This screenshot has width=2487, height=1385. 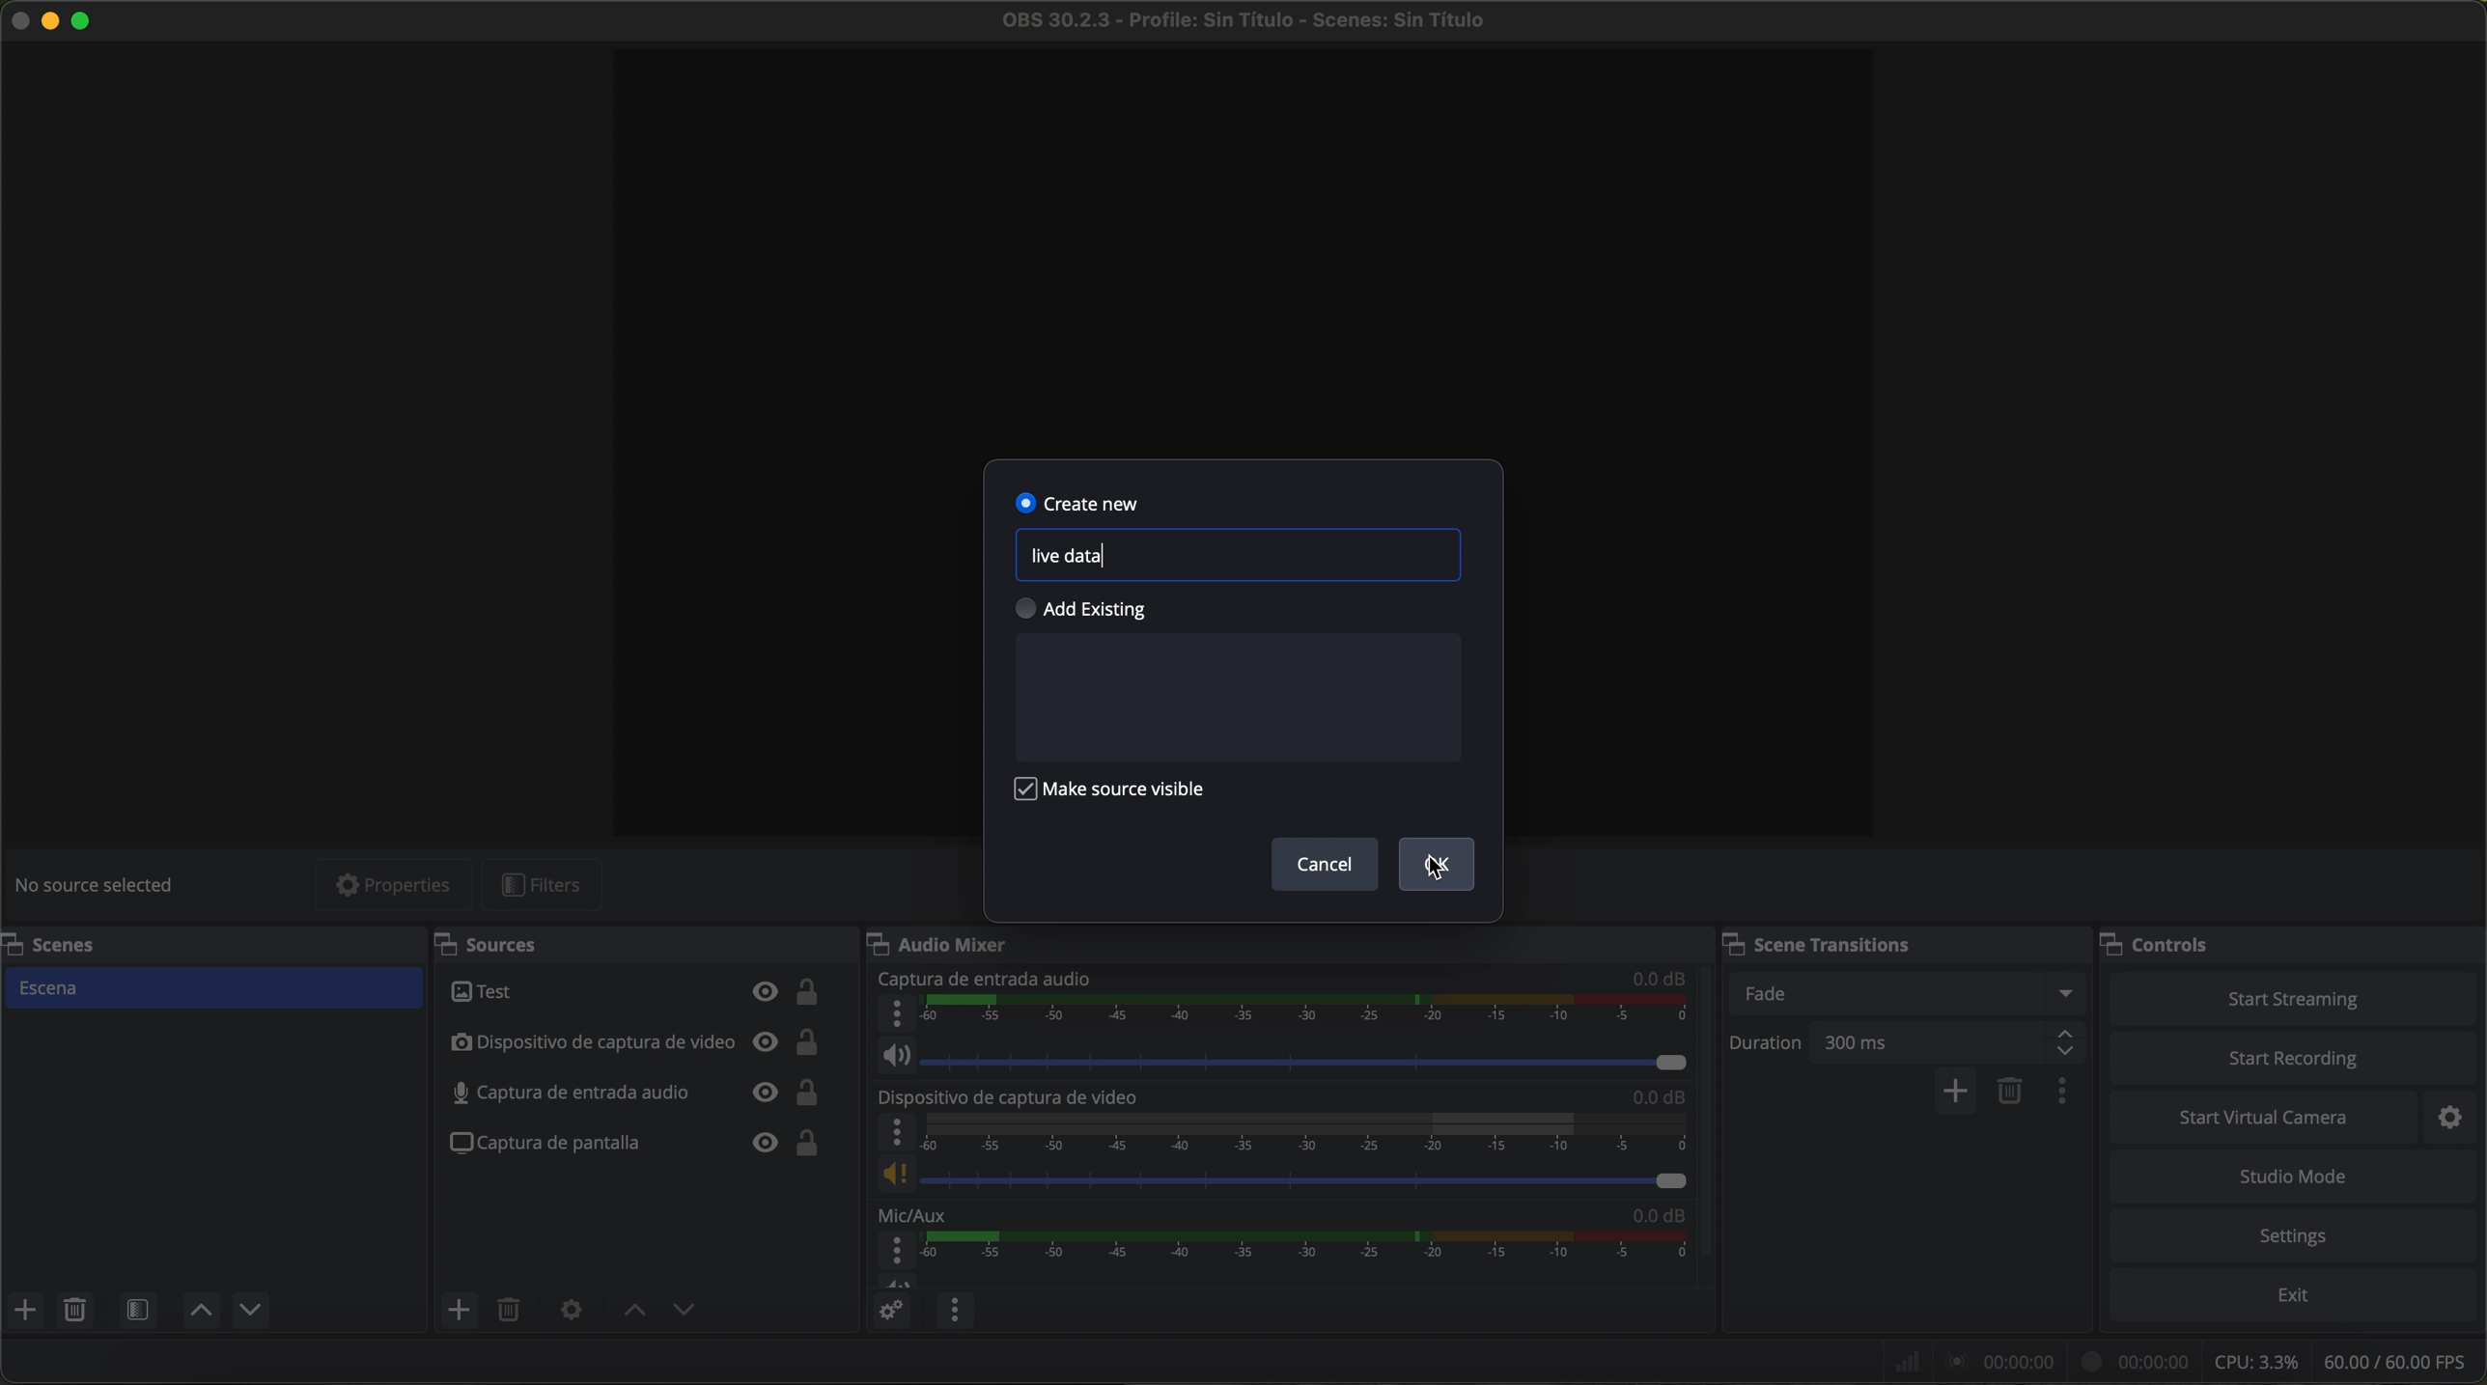 I want to click on 300 ms, so click(x=1954, y=1042).